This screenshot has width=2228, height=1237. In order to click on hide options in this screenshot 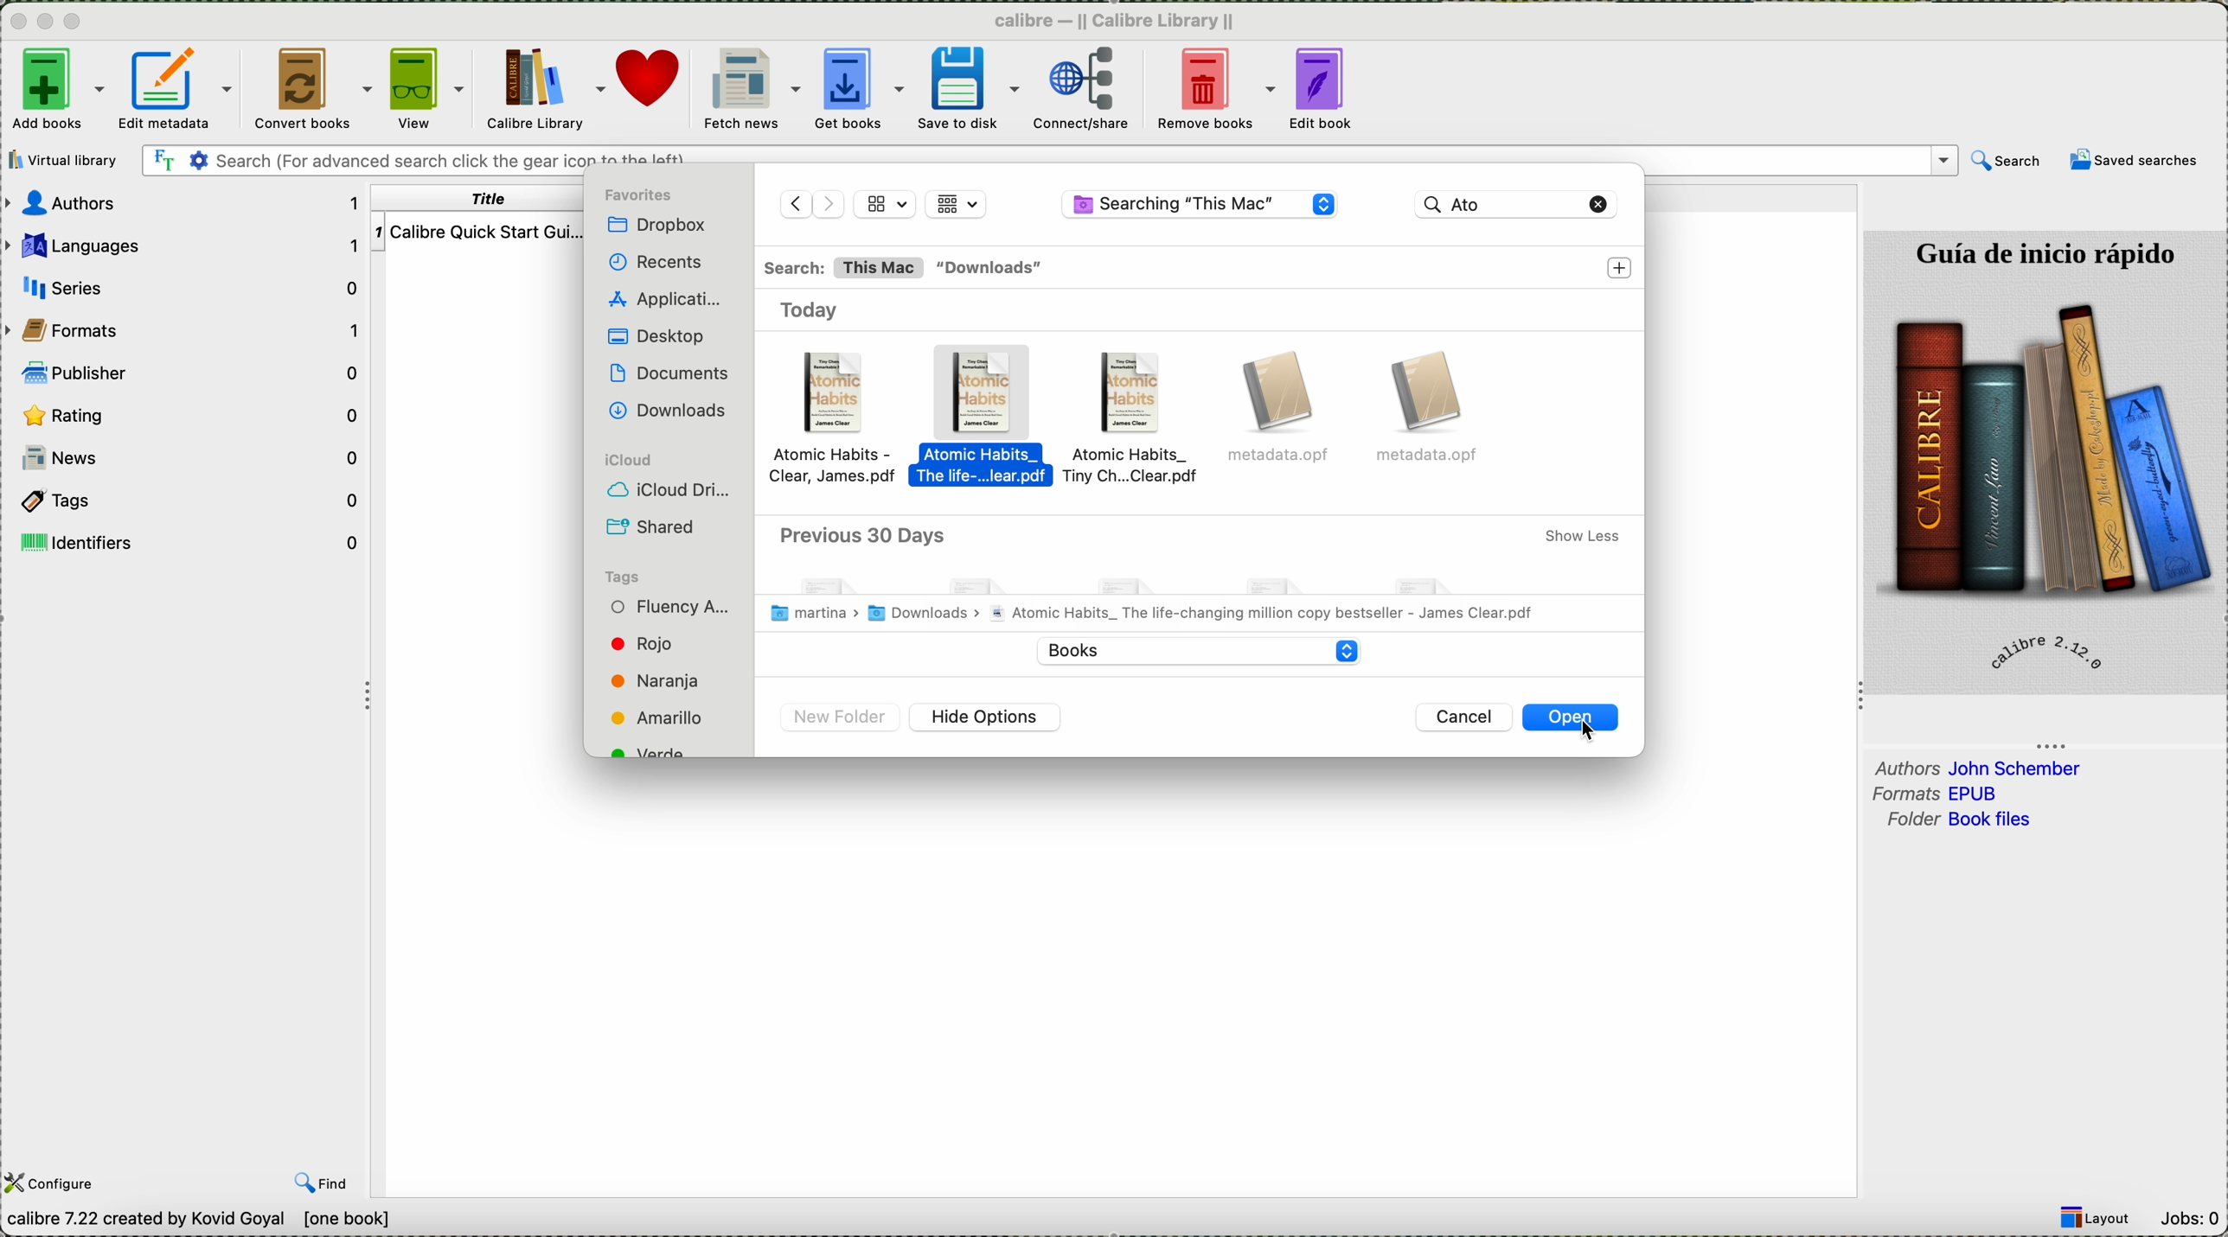, I will do `click(986, 717)`.